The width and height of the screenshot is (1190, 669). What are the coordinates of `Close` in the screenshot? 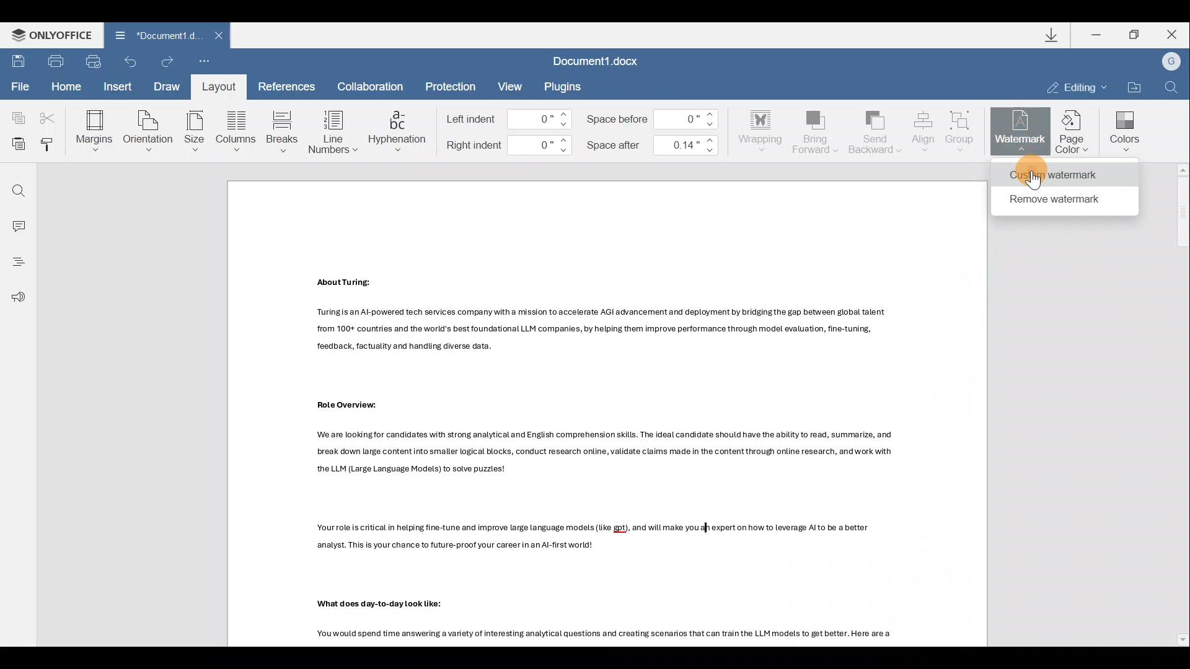 It's located at (222, 35).